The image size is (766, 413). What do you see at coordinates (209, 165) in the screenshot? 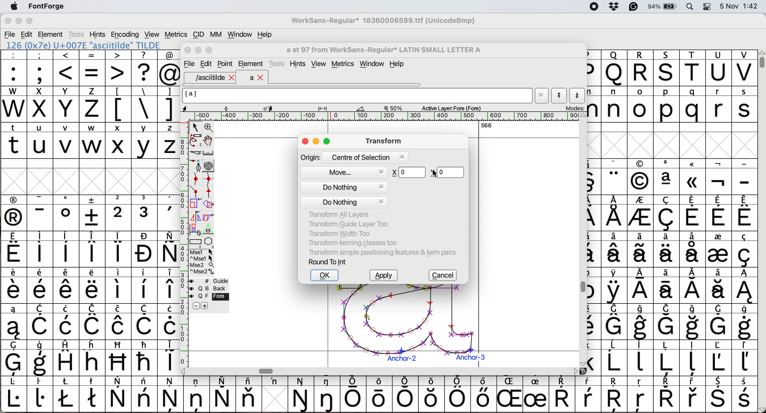
I see `change whether spiro is active or not` at bounding box center [209, 165].